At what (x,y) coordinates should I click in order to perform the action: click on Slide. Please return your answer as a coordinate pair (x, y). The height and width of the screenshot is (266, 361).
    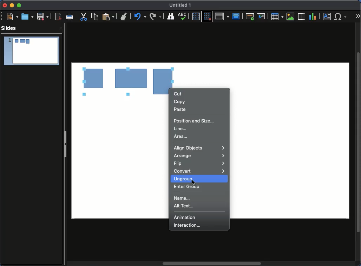
    Looking at the image, I should click on (31, 51).